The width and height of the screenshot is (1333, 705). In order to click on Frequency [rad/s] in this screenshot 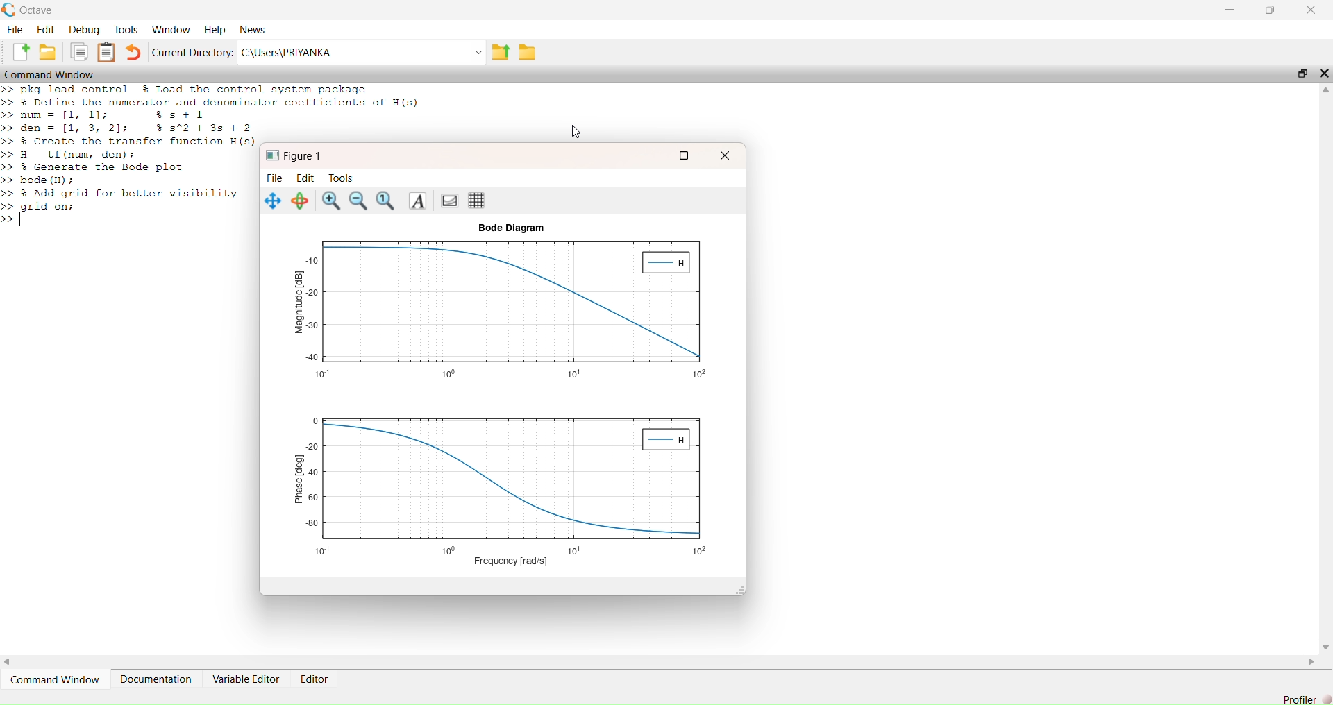, I will do `click(512, 562)`.